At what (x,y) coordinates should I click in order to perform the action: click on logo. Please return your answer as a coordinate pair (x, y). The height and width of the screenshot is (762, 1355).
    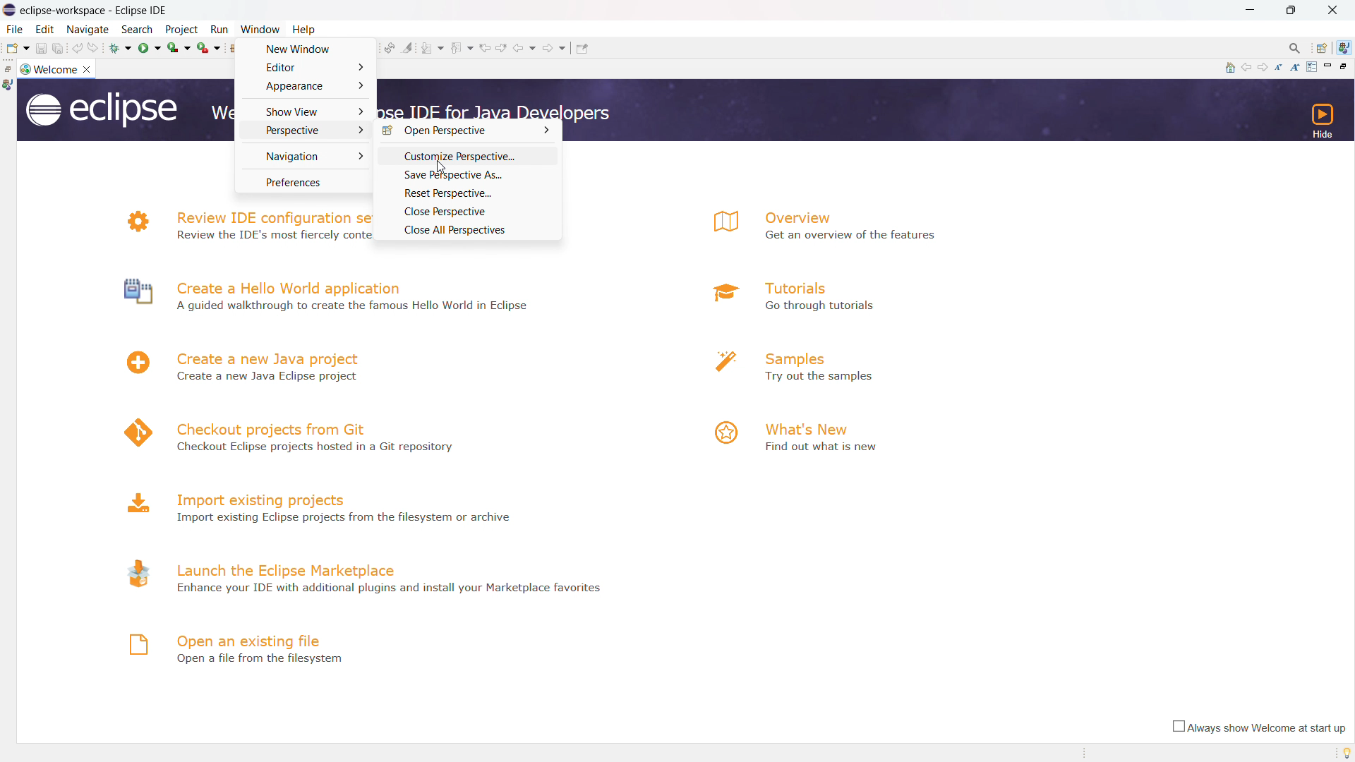
    Looking at the image, I should click on (131, 432).